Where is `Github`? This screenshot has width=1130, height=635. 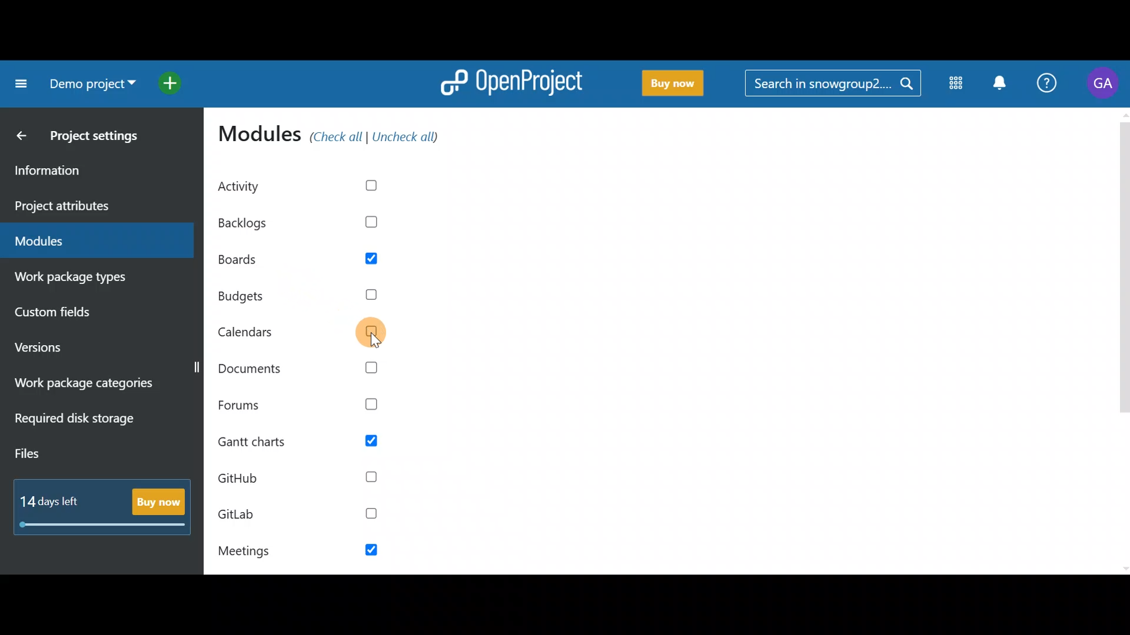
Github is located at coordinates (297, 483).